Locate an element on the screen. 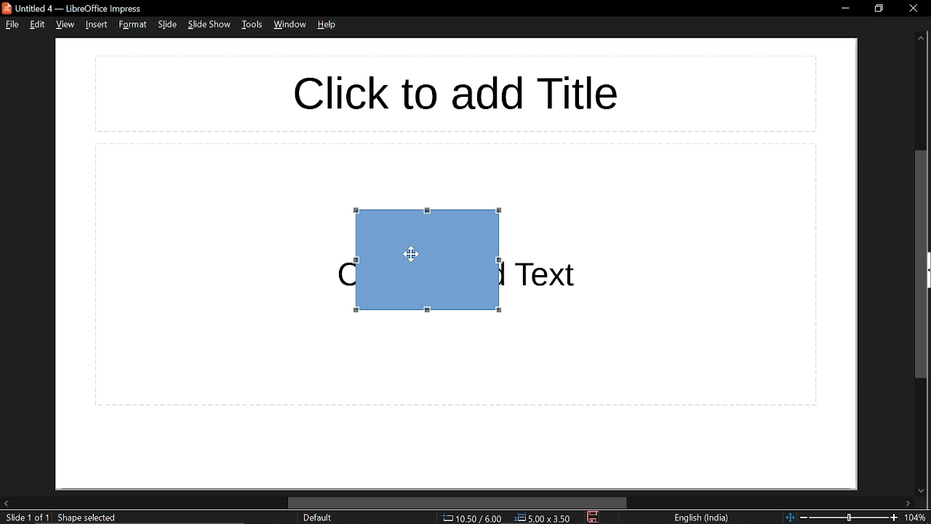 The width and height of the screenshot is (931, 524). slide show is located at coordinates (208, 25).